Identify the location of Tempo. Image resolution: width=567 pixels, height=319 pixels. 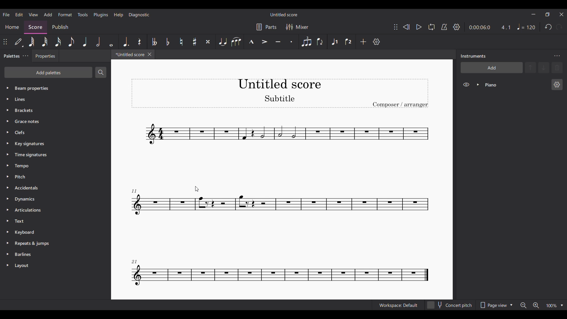
(526, 27).